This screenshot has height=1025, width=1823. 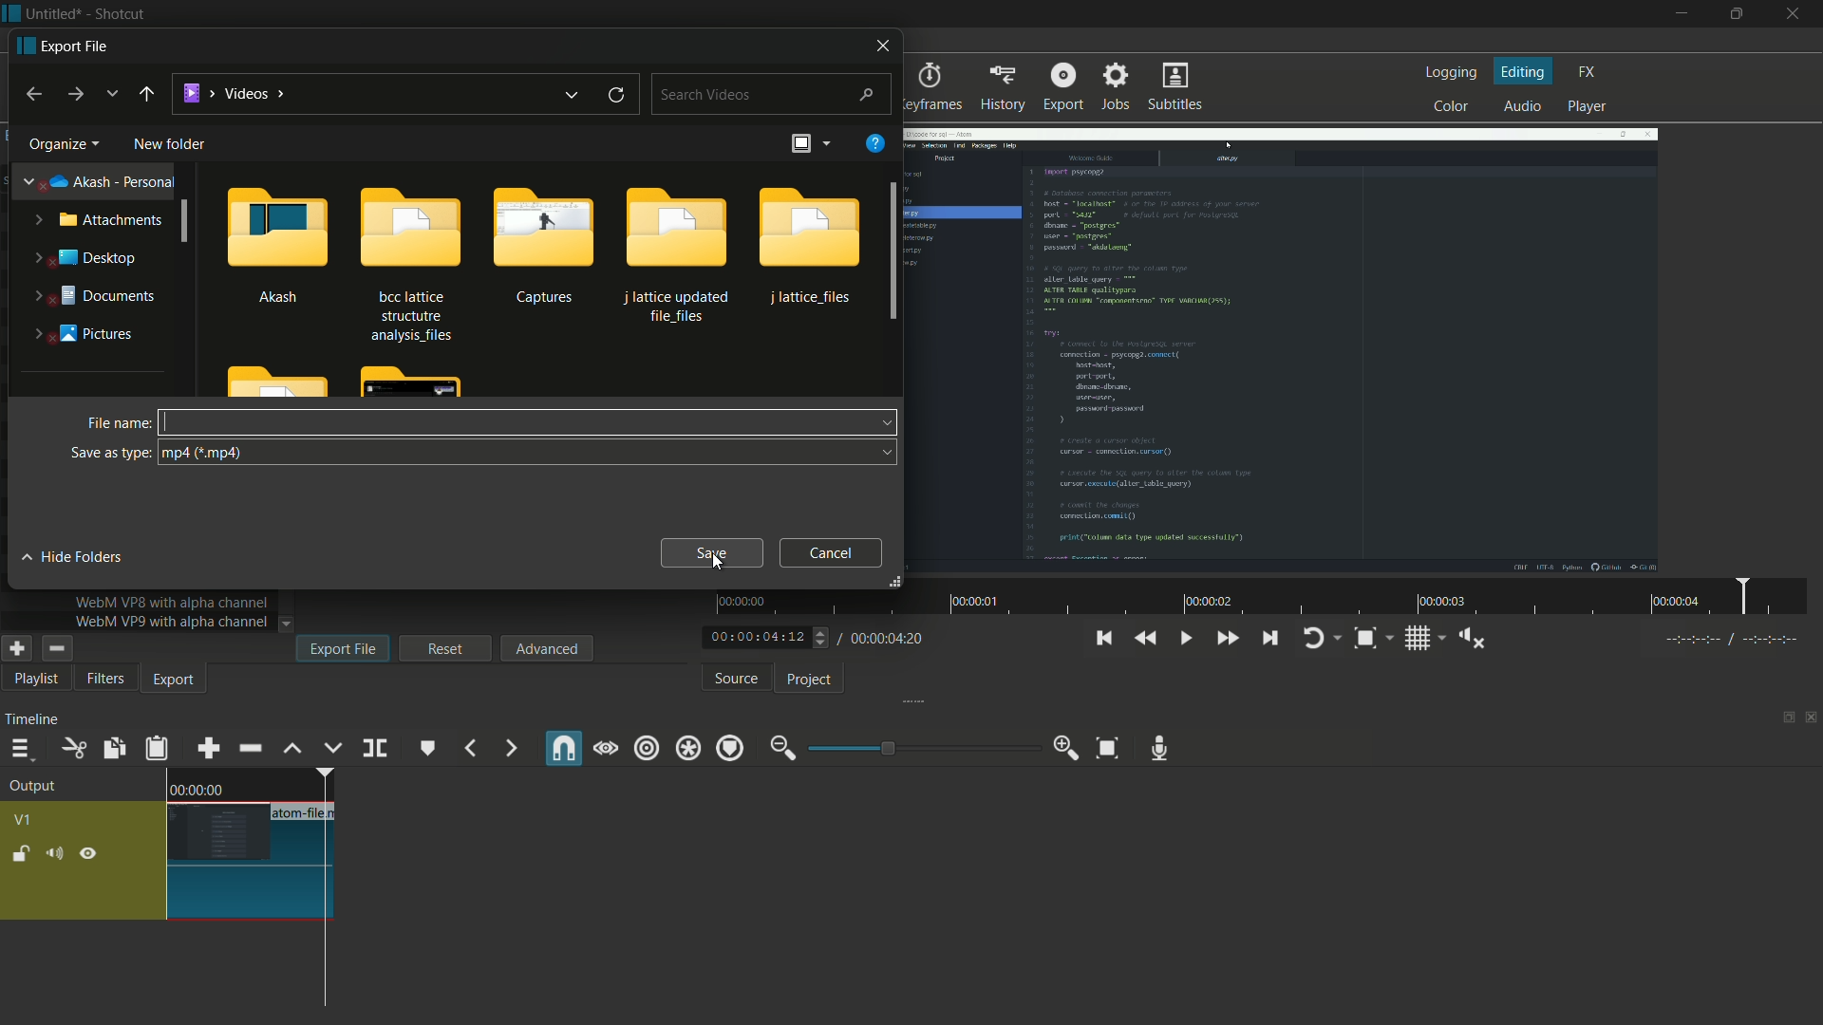 What do you see at coordinates (1523, 106) in the screenshot?
I see `audio` at bounding box center [1523, 106].